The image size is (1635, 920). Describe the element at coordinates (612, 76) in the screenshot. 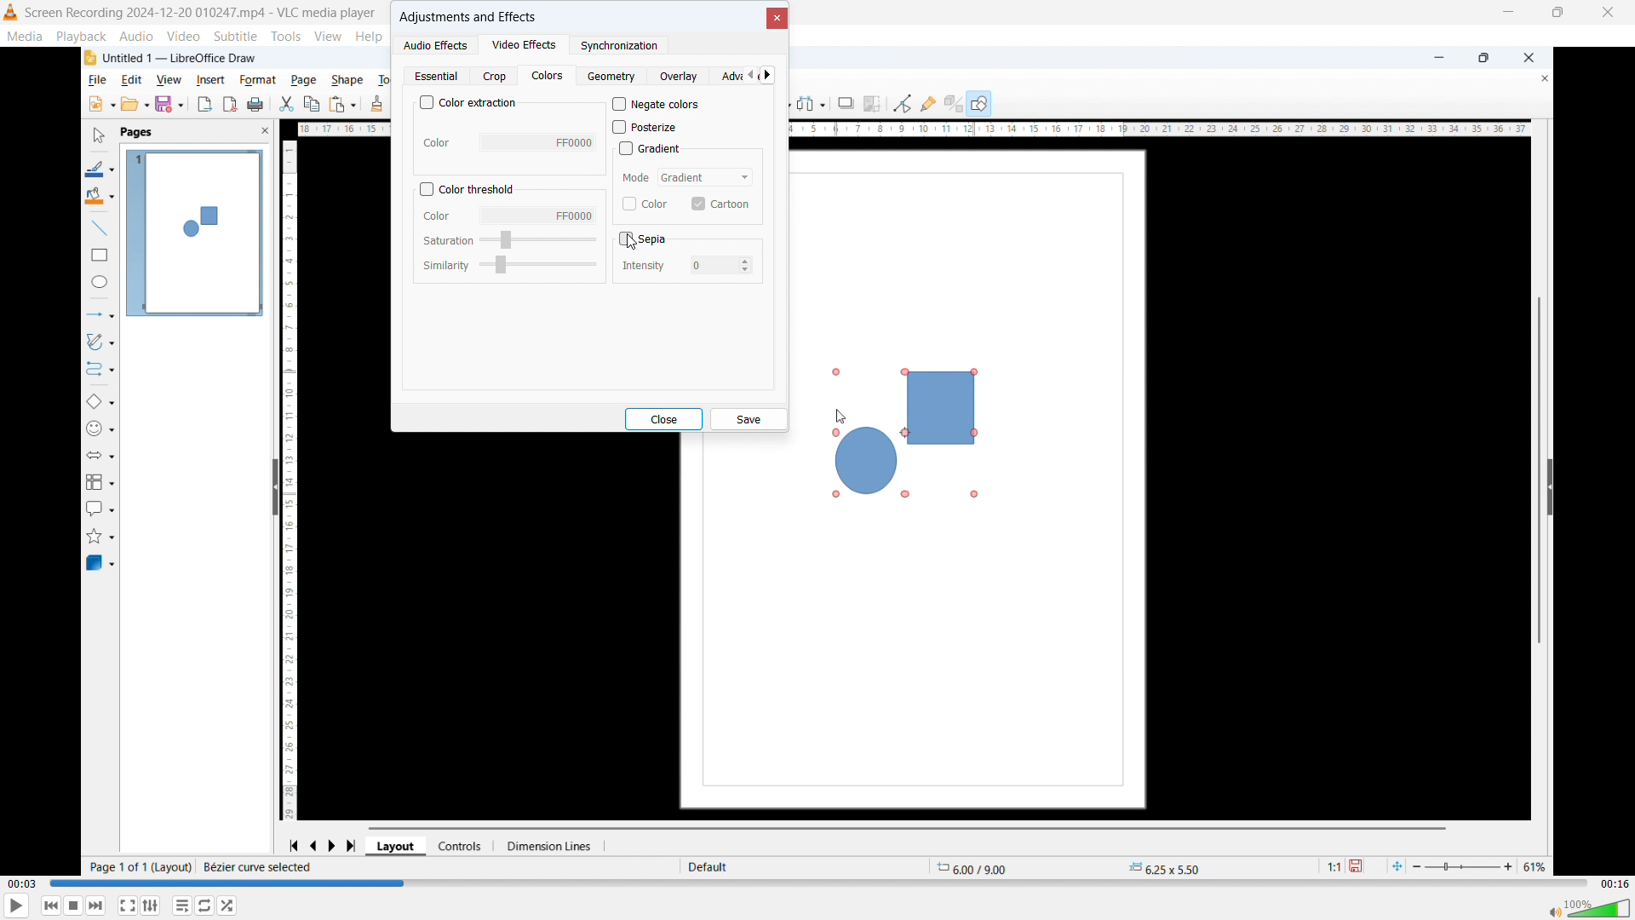

I see `Geometry ` at that location.